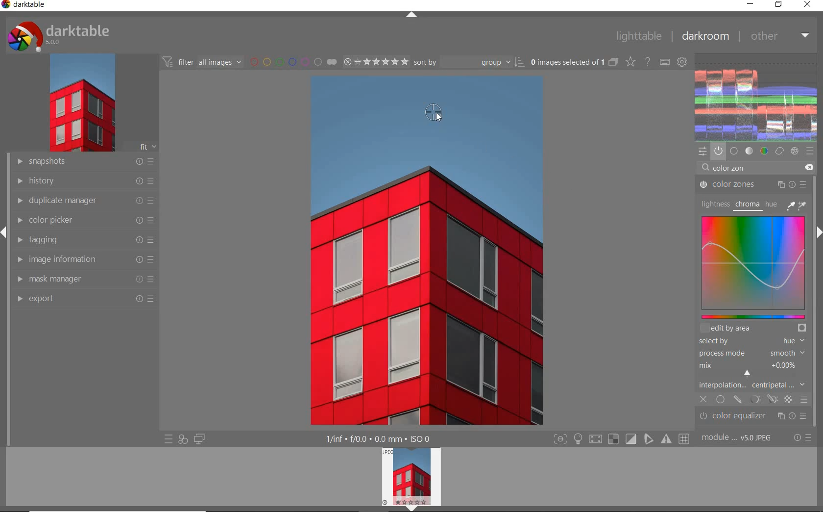 Image resolution: width=823 pixels, height=512 pixels. Describe the element at coordinates (802, 438) in the screenshot. I see `reset or presets & preferences` at that location.